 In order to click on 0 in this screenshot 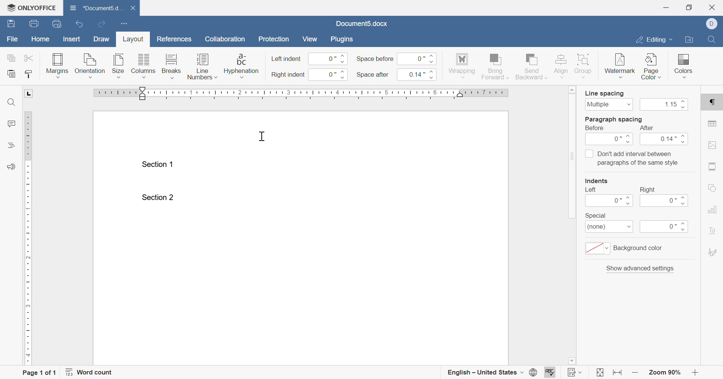, I will do `click(665, 227)`.